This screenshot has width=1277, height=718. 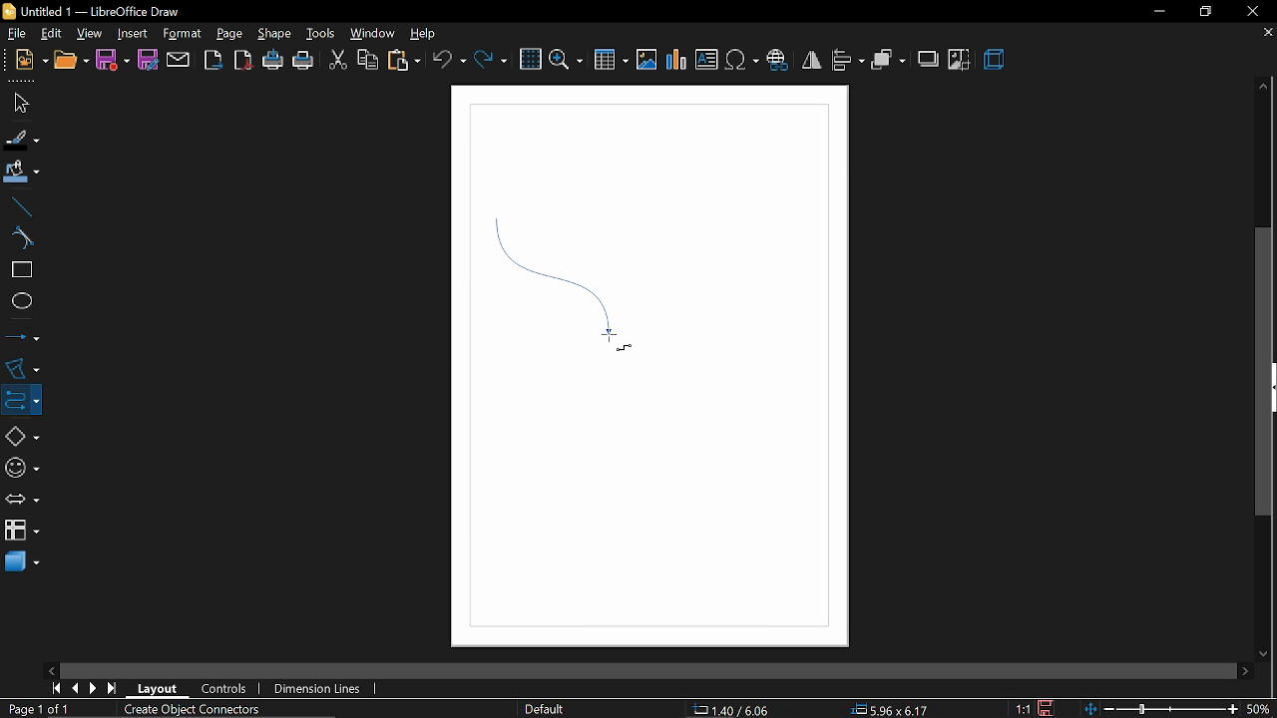 What do you see at coordinates (44, 709) in the screenshot?
I see `Page 1 of 1` at bounding box center [44, 709].